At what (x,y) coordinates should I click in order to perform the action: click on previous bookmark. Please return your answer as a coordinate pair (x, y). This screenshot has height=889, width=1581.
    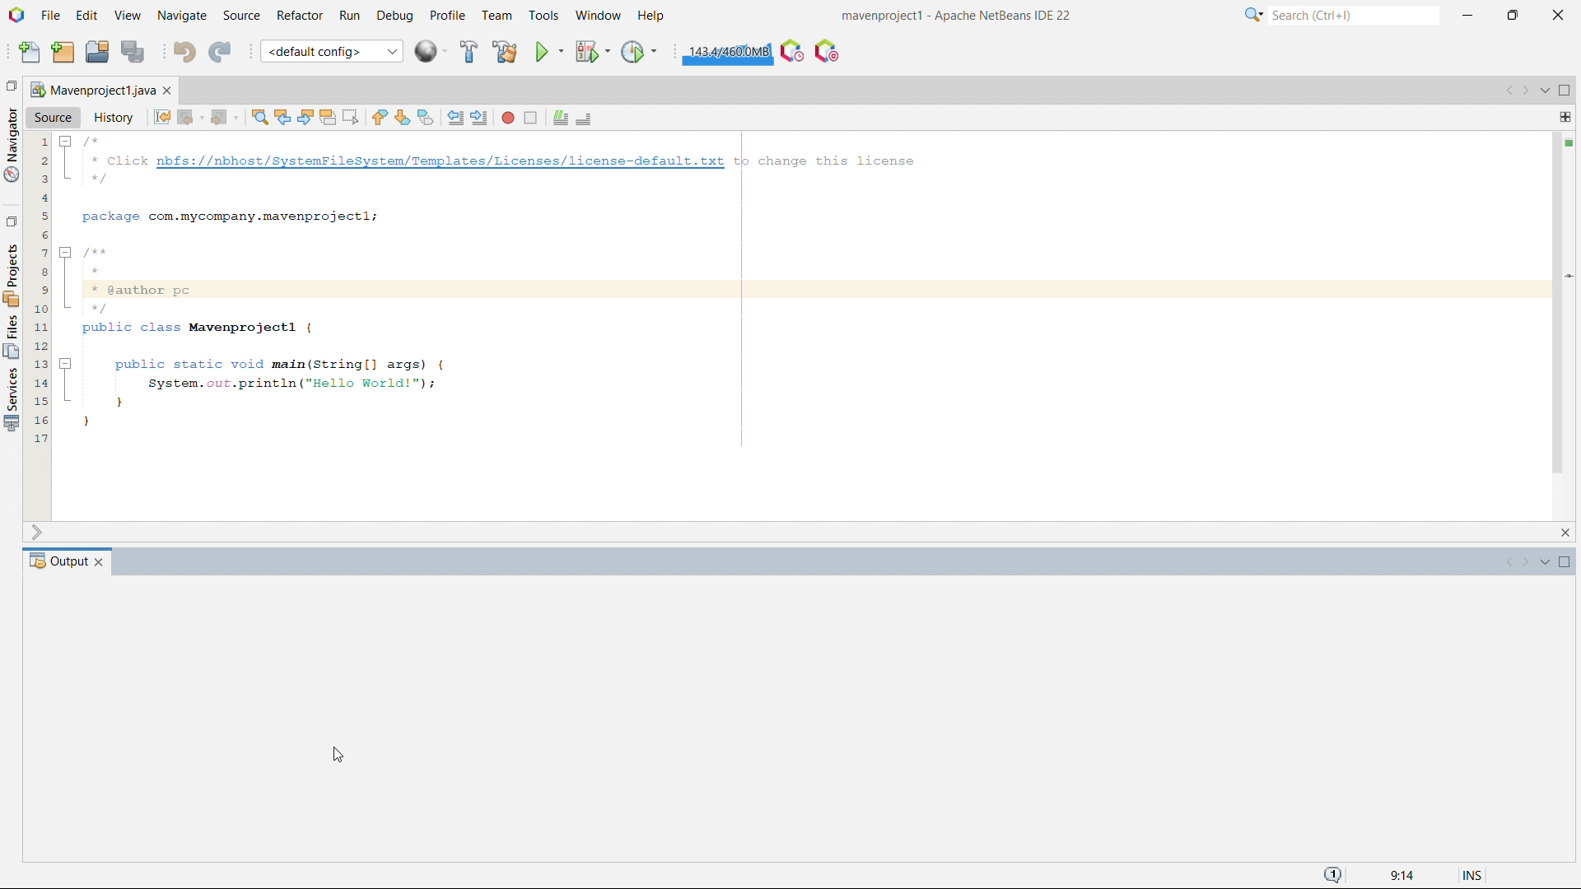
    Looking at the image, I should click on (380, 119).